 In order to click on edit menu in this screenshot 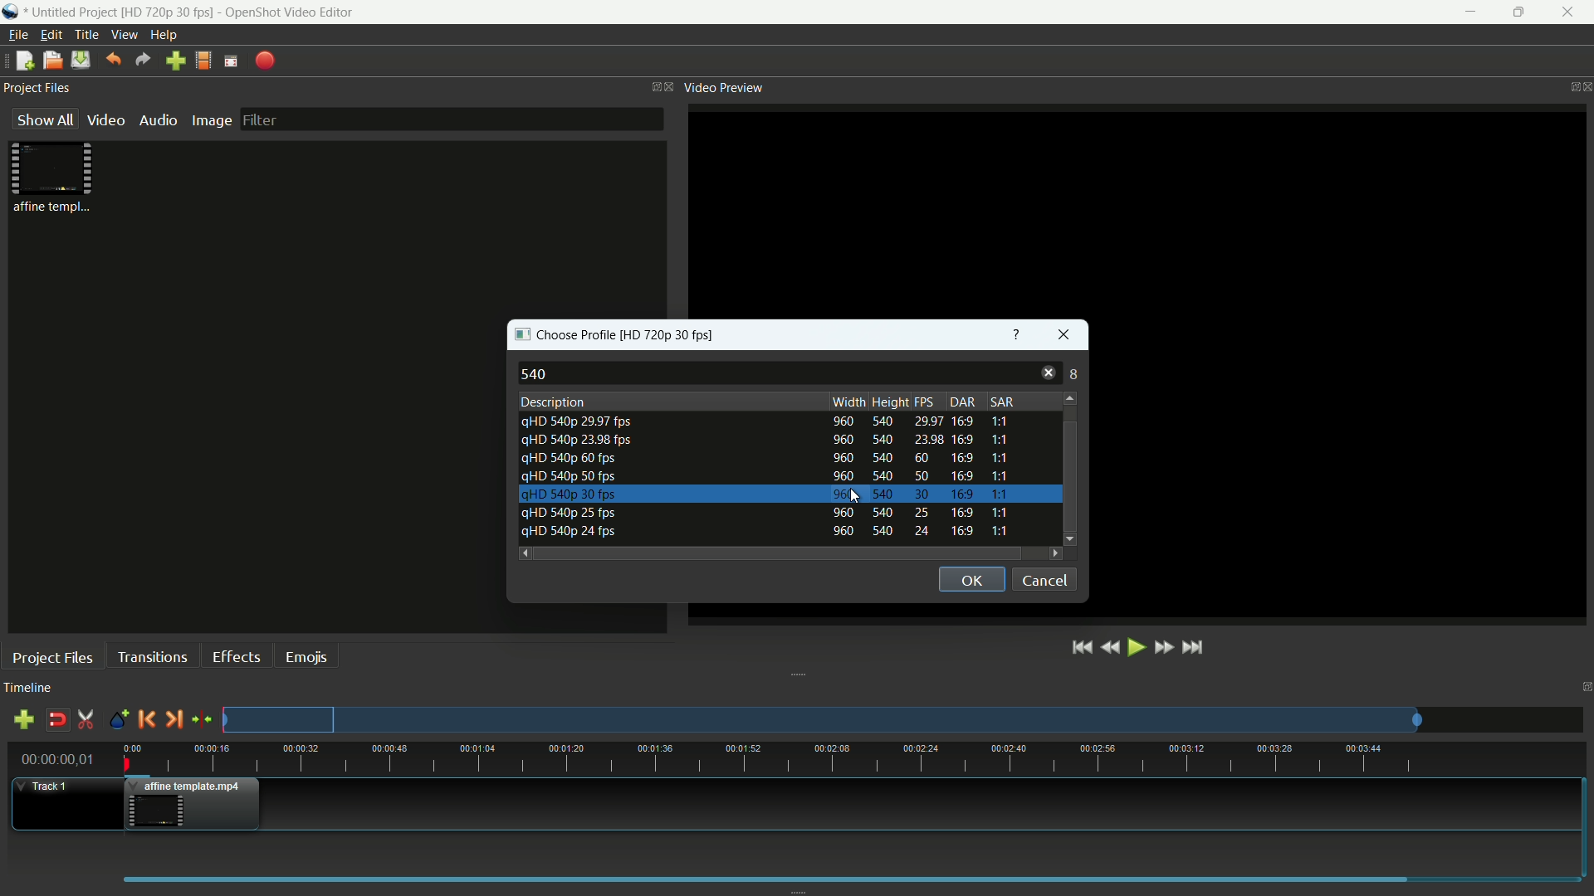, I will do `click(51, 35)`.